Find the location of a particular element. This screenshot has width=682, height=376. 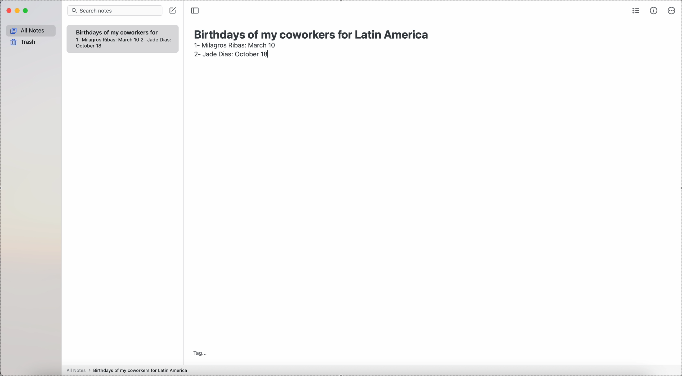

metrics is located at coordinates (654, 10).